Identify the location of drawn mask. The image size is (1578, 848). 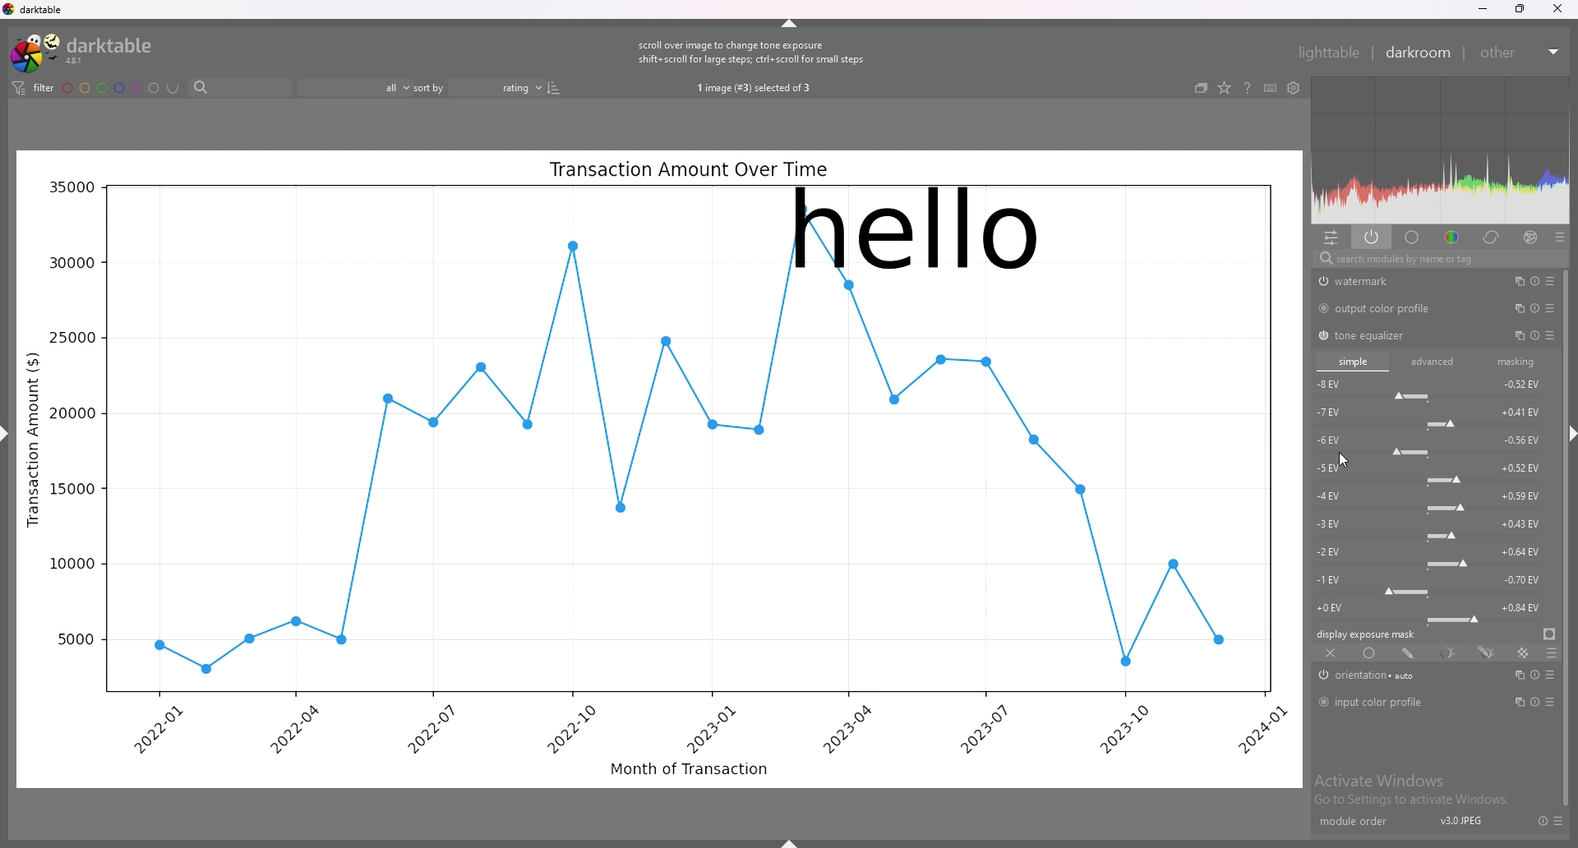
(1410, 653).